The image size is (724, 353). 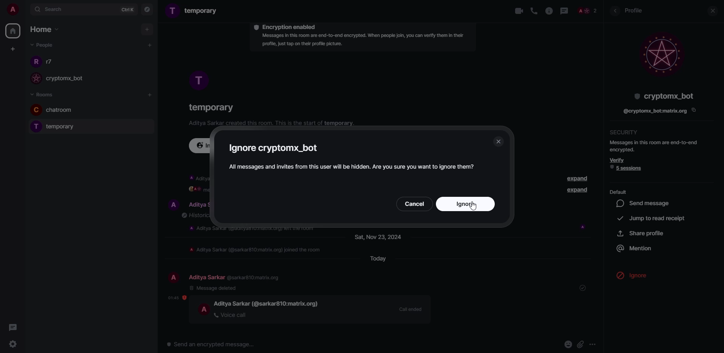 What do you see at coordinates (615, 11) in the screenshot?
I see `back` at bounding box center [615, 11].